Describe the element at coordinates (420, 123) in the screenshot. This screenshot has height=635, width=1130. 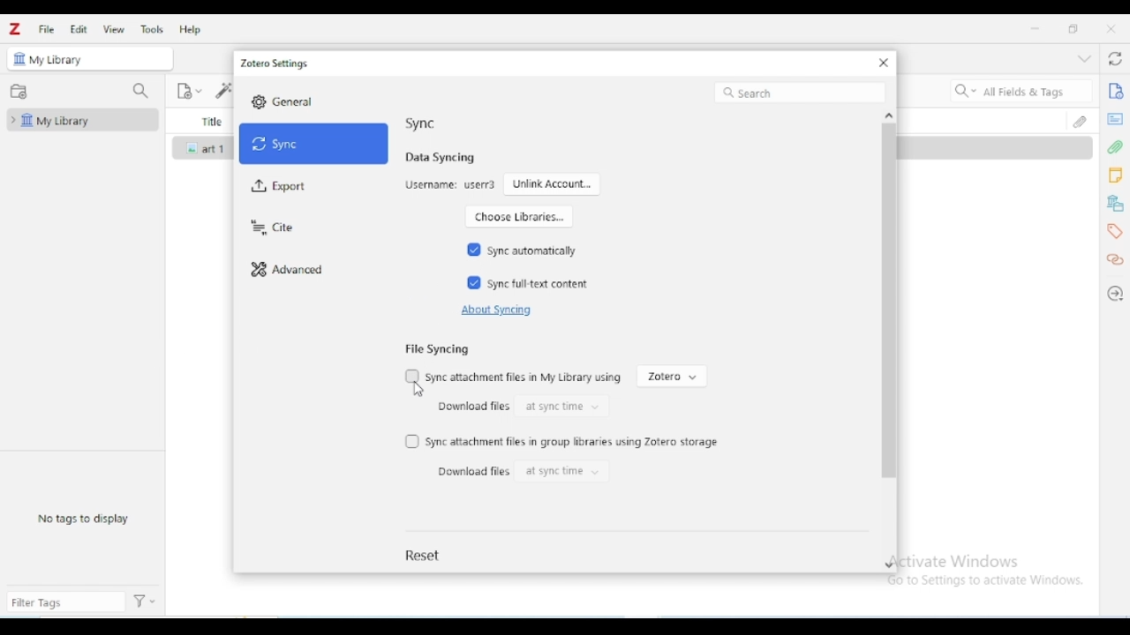
I see `sync` at that location.